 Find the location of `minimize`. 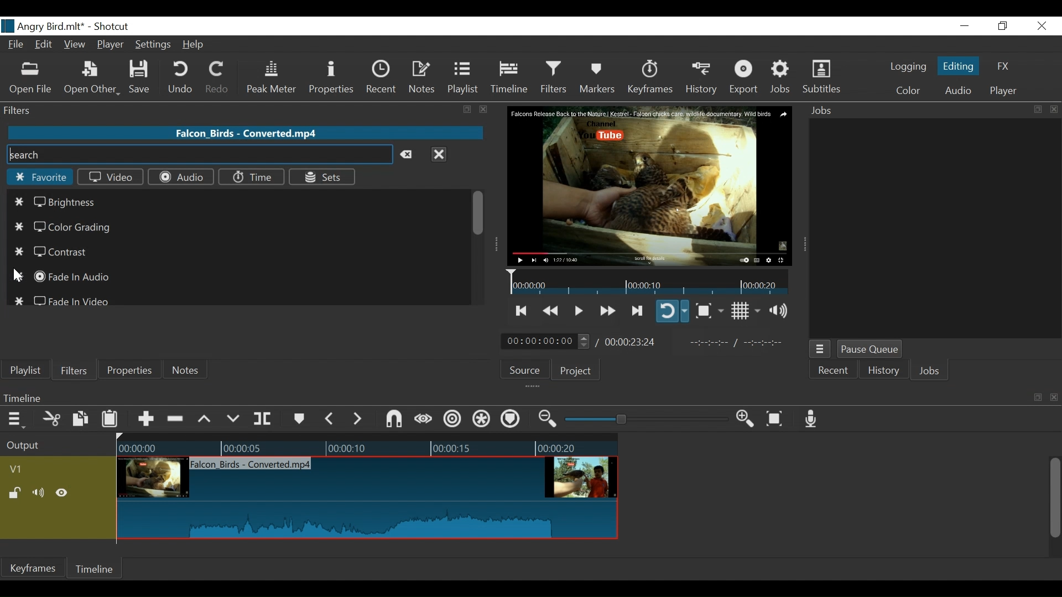

minimize is located at coordinates (964, 27).